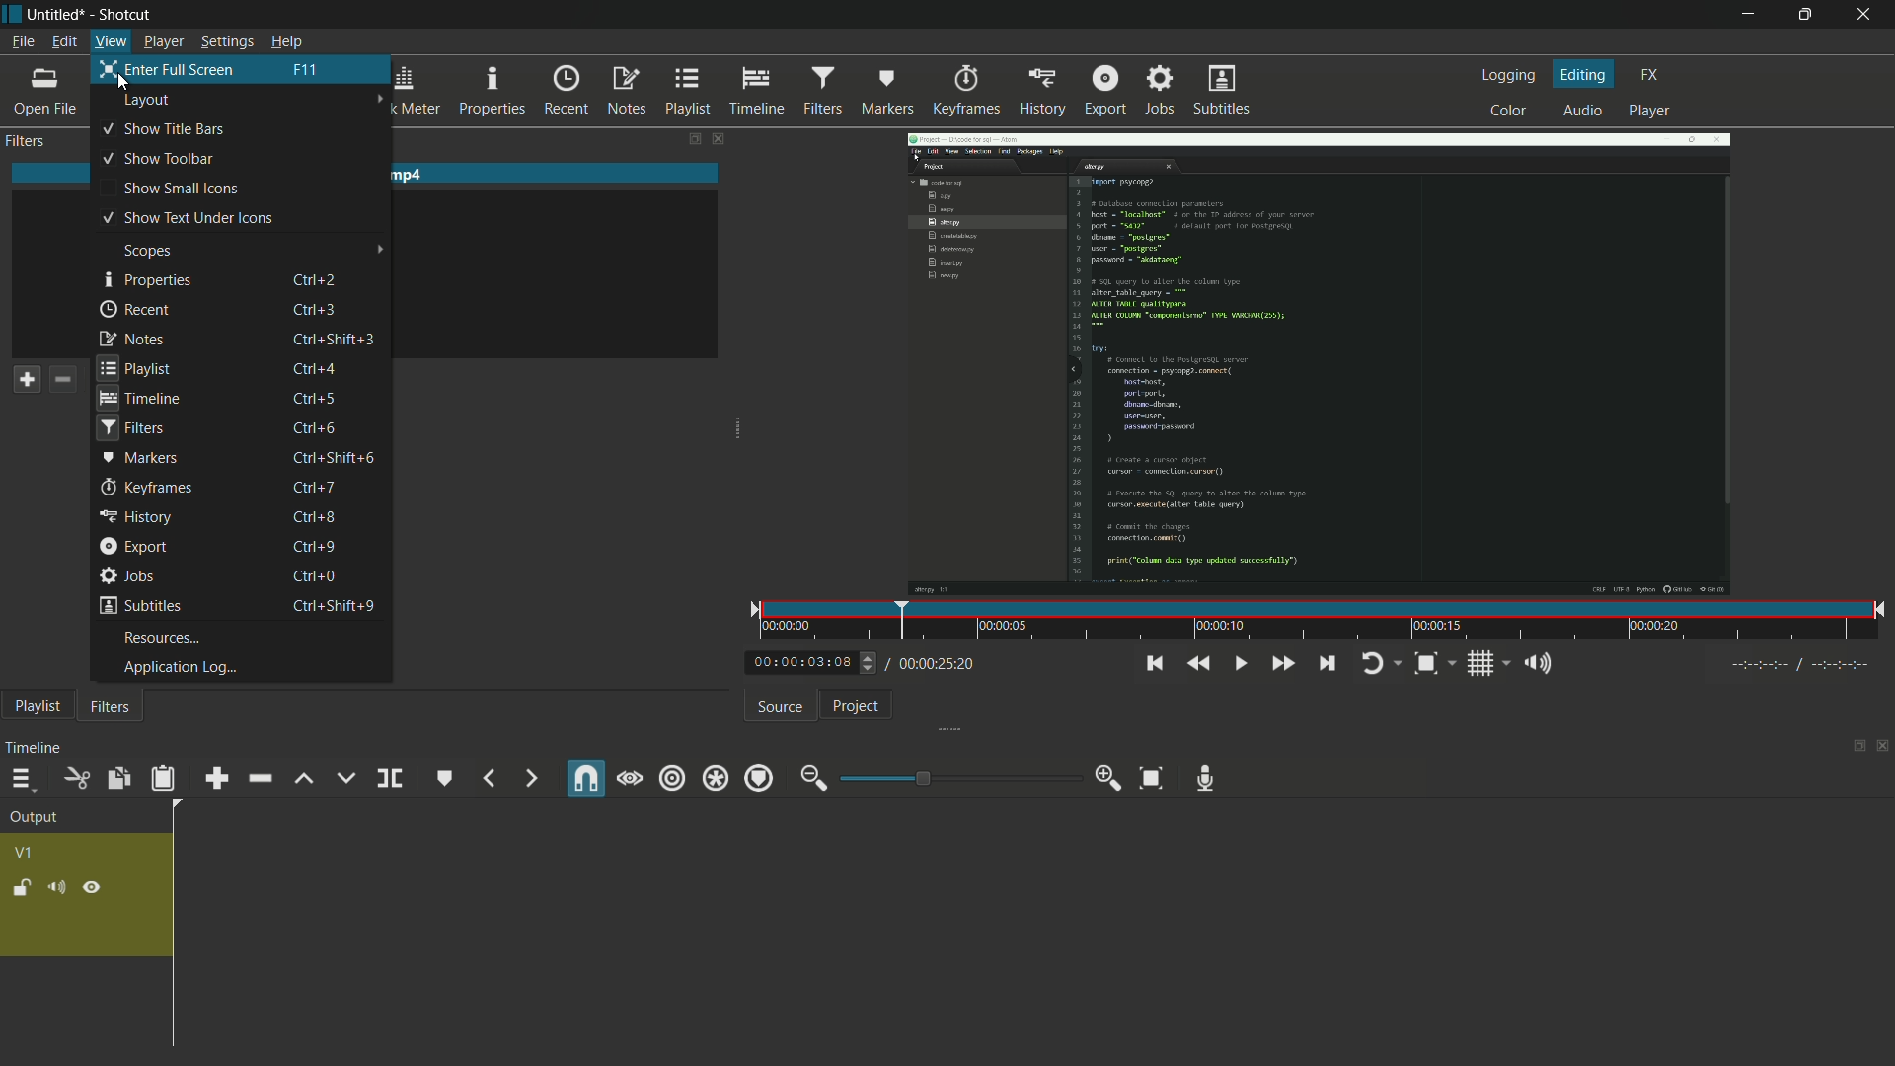  What do you see at coordinates (1104, 778) in the screenshot?
I see `zoom in` at bounding box center [1104, 778].